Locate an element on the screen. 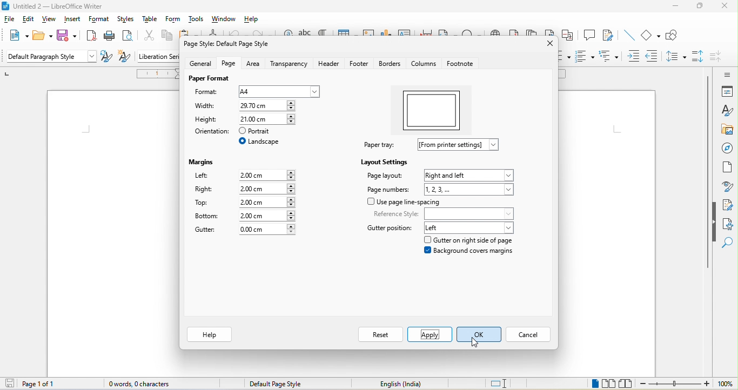 This screenshot has height=390, width=738. increase indent is located at coordinates (635, 56).